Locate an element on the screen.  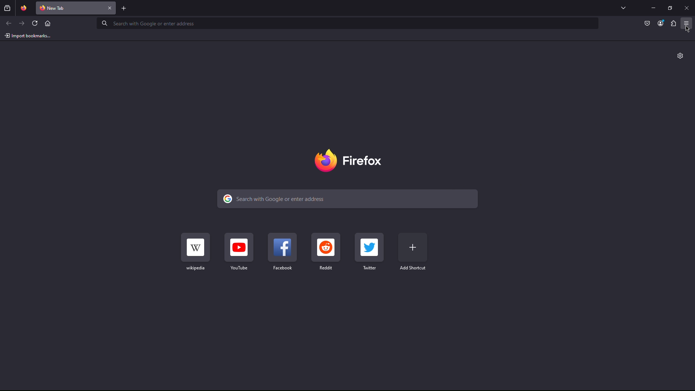
Plugin is located at coordinates (674, 24).